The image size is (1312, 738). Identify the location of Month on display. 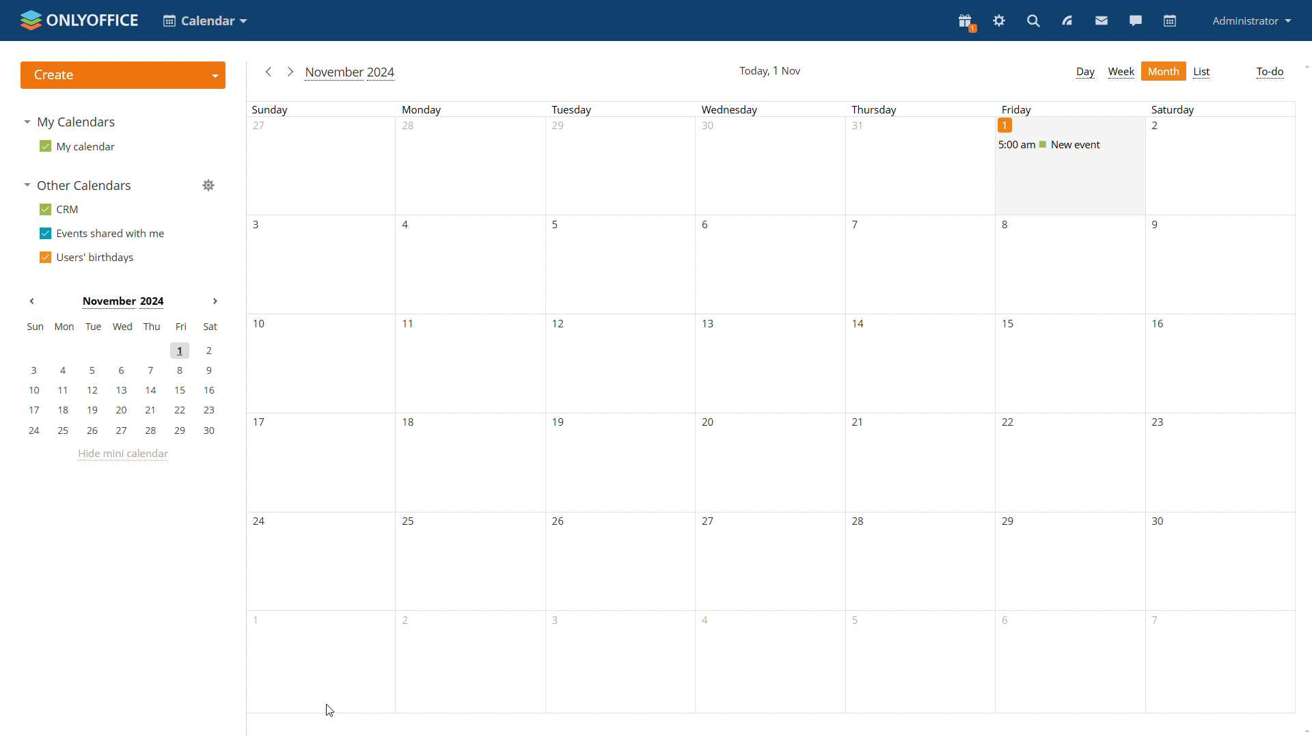
(122, 301).